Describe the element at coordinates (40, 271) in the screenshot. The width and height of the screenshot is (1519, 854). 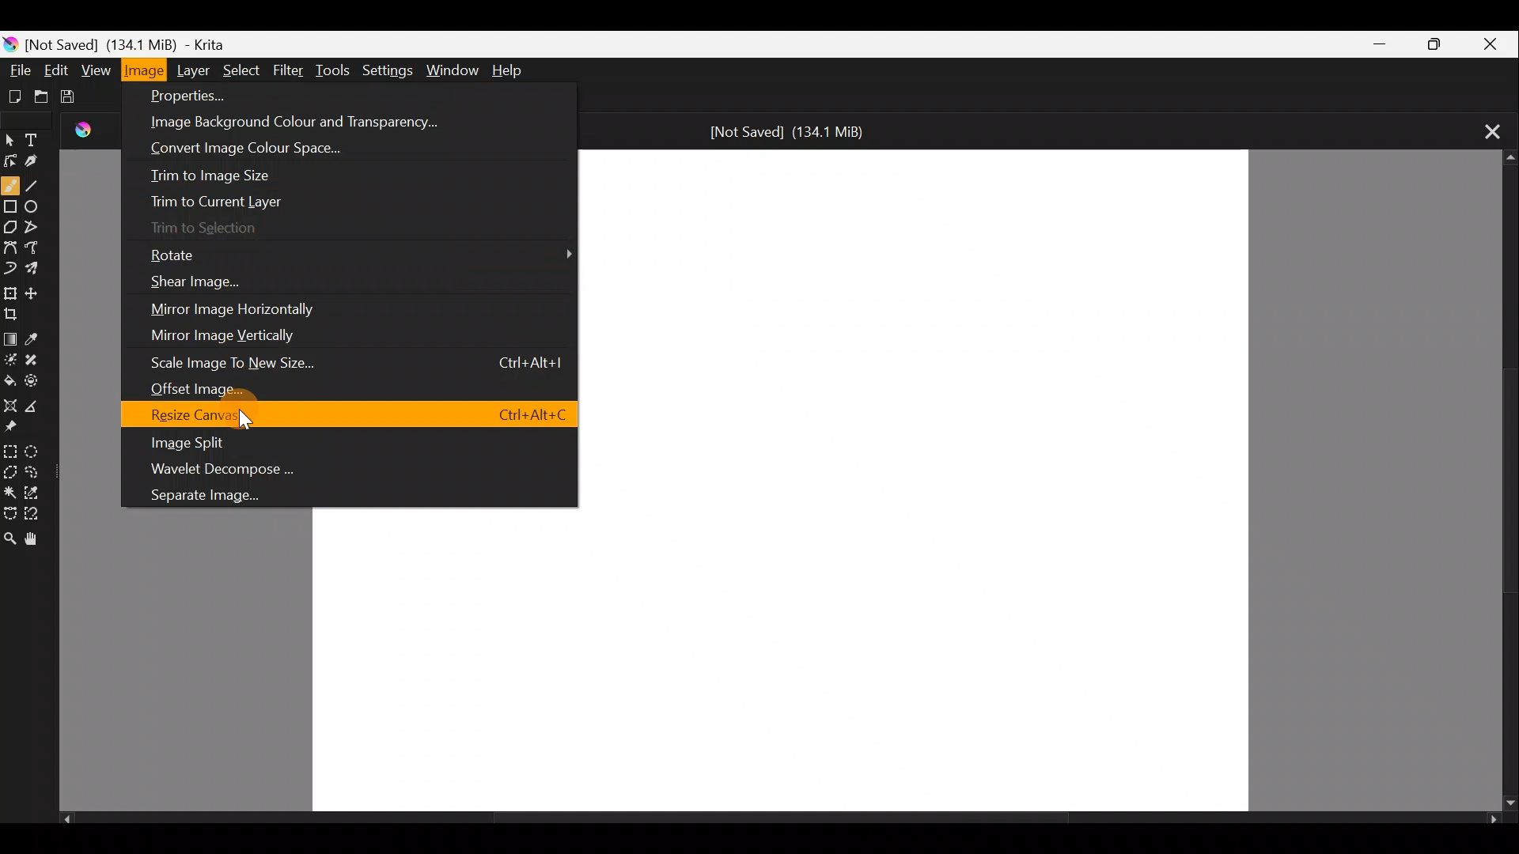
I see `Multibrush tool` at that location.